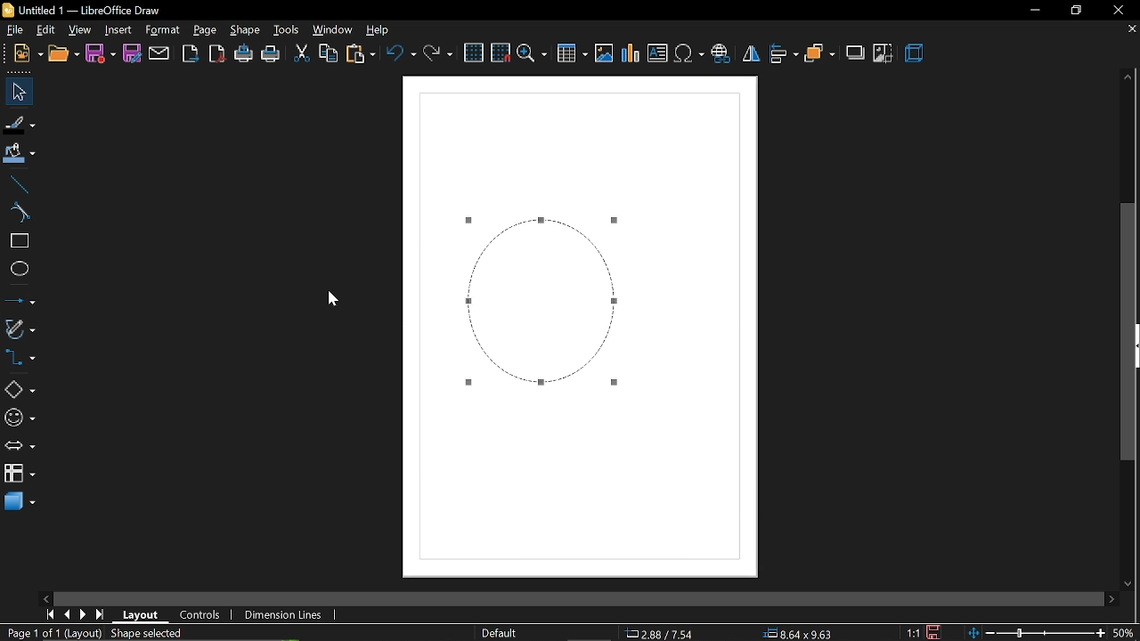 This screenshot has height=641, width=1140. What do you see at coordinates (1054, 633) in the screenshot?
I see `zoom change` at bounding box center [1054, 633].